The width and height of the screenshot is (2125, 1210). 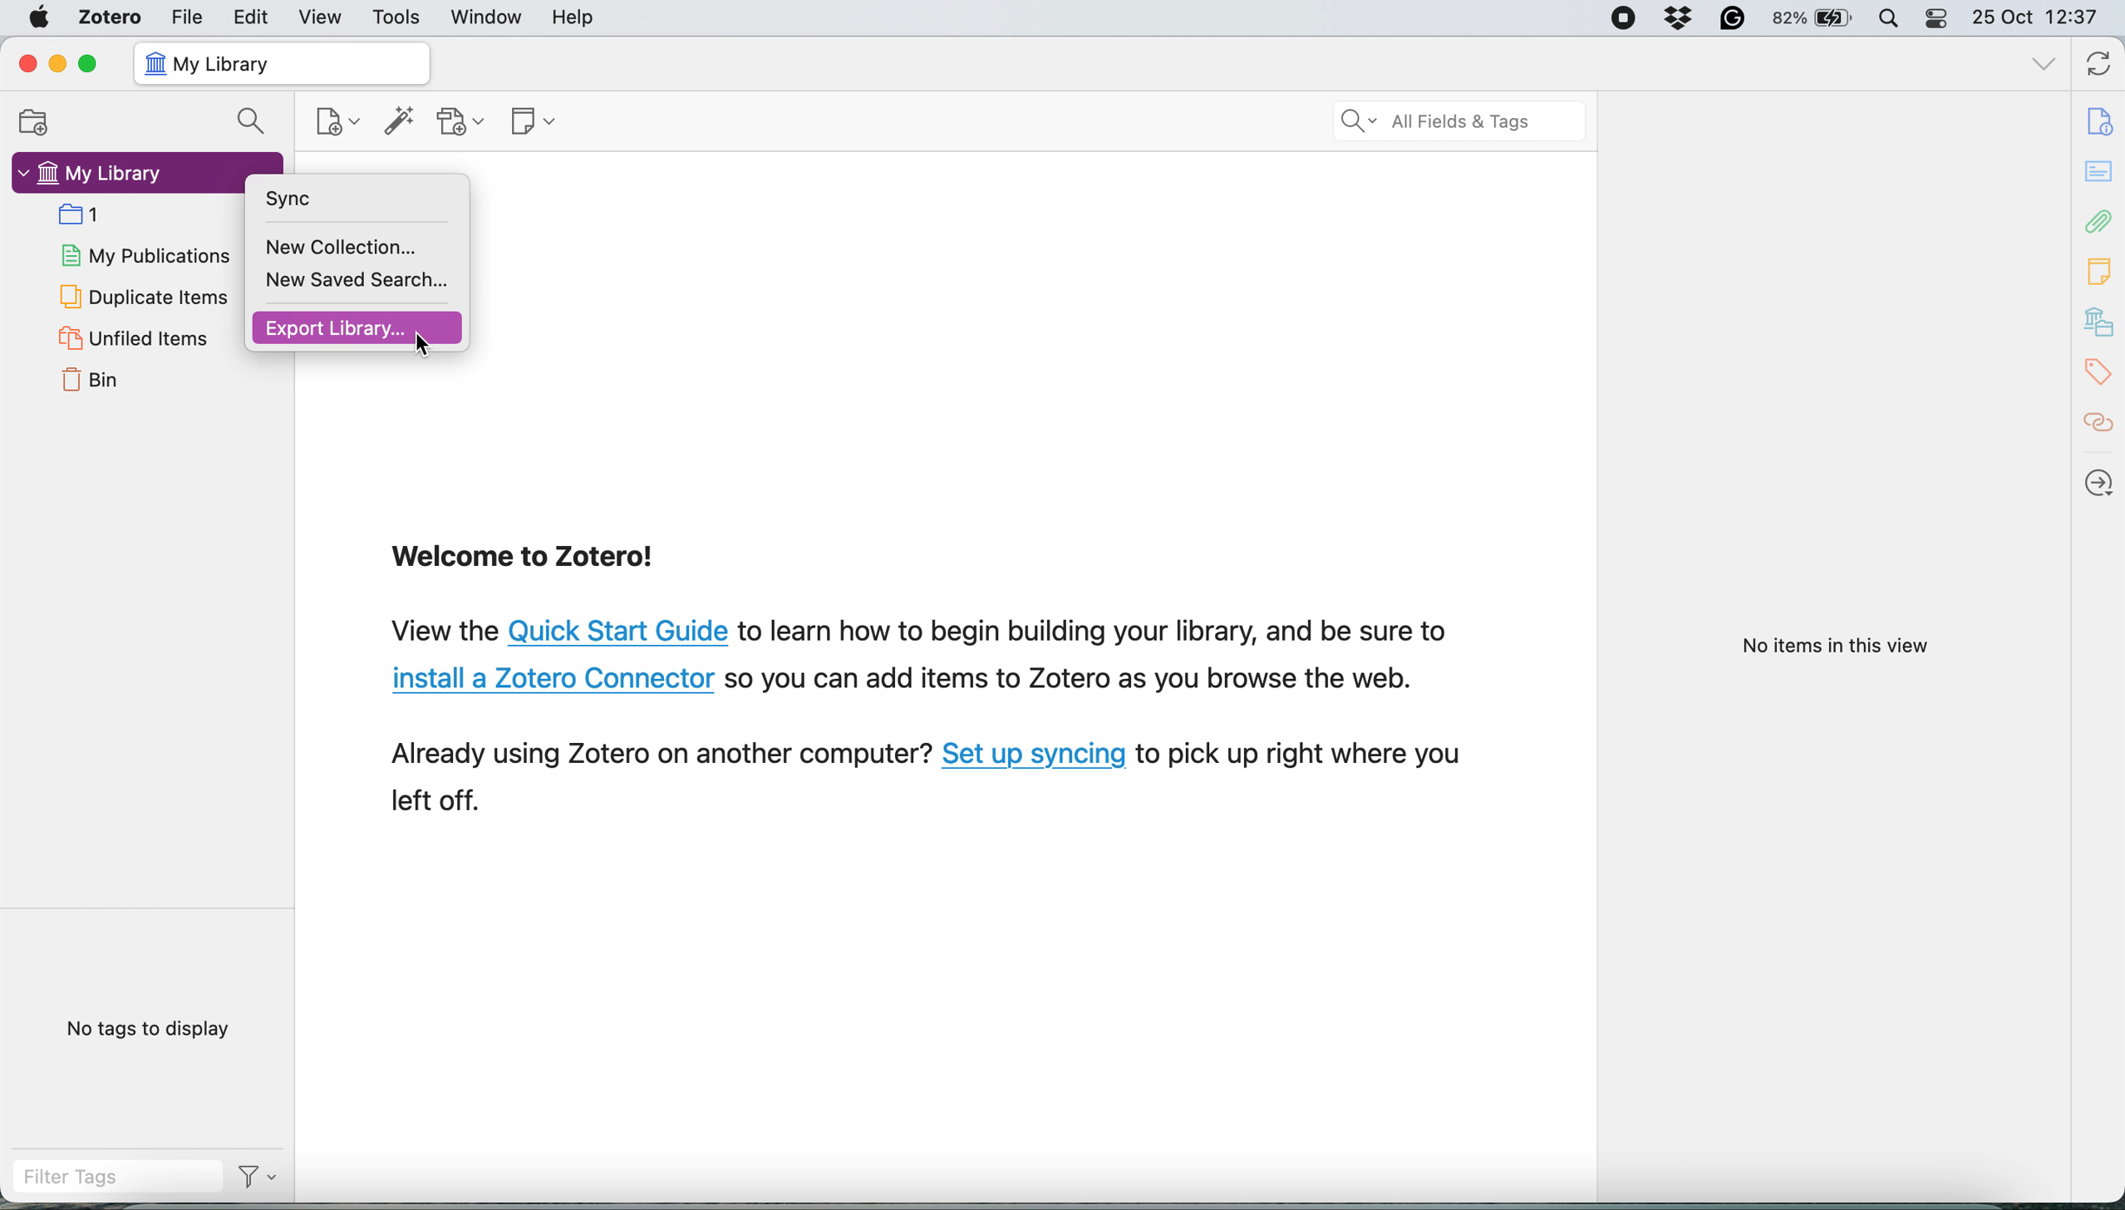 What do you see at coordinates (2043, 64) in the screenshot?
I see `list all tabs` at bounding box center [2043, 64].